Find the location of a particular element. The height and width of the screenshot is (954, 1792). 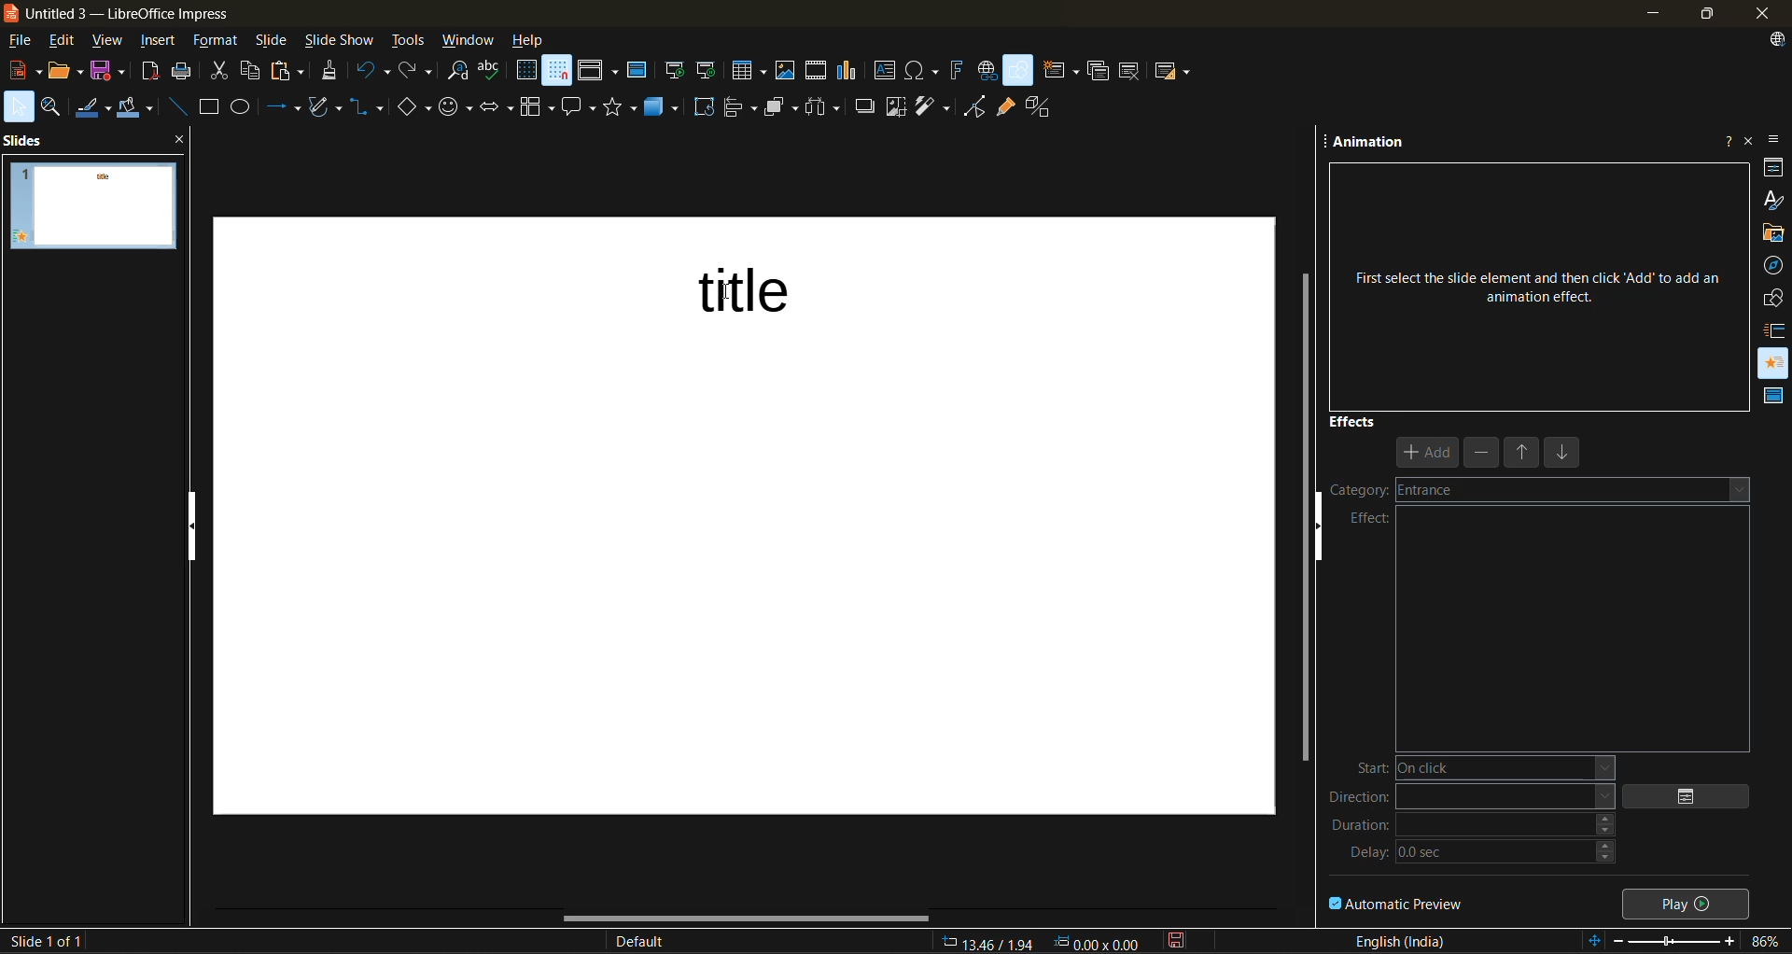

logo is located at coordinates (11, 12).